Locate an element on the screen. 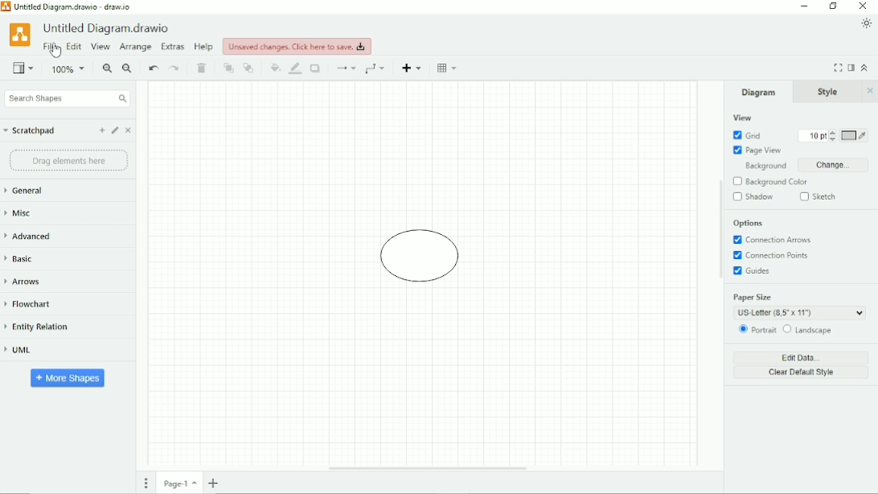 The image size is (878, 494). Table is located at coordinates (449, 68).